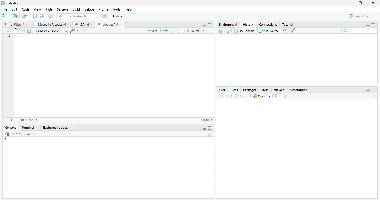 This screenshot has height=200, width=380. What do you see at coordinates (220, 96) in the screenshot?
I see `back` at bounding box center [220, 96].